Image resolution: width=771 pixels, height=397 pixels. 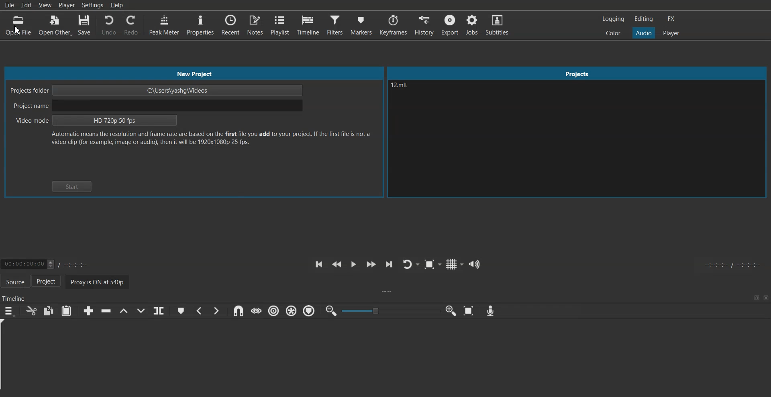 What do you see at coordinates (142, 311) in the screenshot?
I see `Overwrite` at bounding box center [142, 311].